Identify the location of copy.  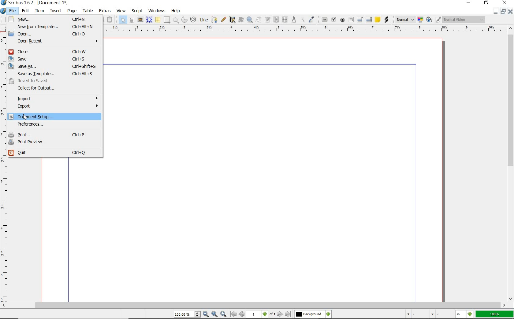
(101, 20).